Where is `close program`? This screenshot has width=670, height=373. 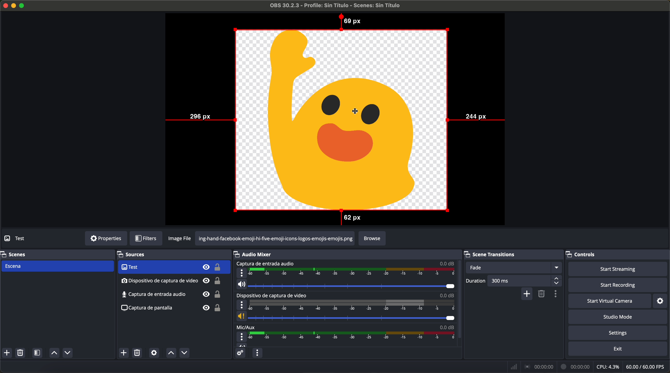 close program is located at coordinates (5, 5).